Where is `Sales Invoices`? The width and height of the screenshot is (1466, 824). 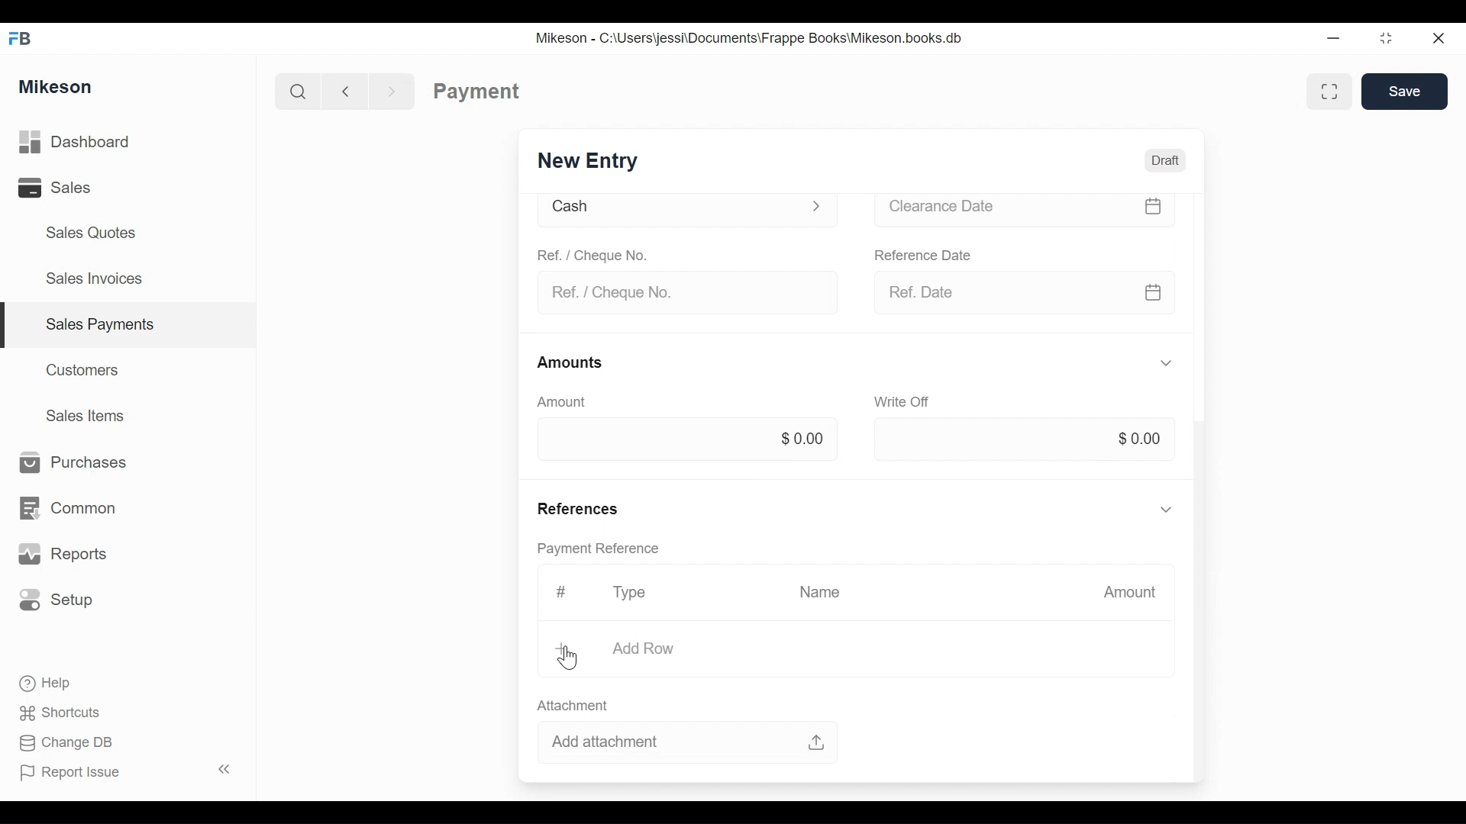 Sales Invoices is located at coordinates (89, 280).